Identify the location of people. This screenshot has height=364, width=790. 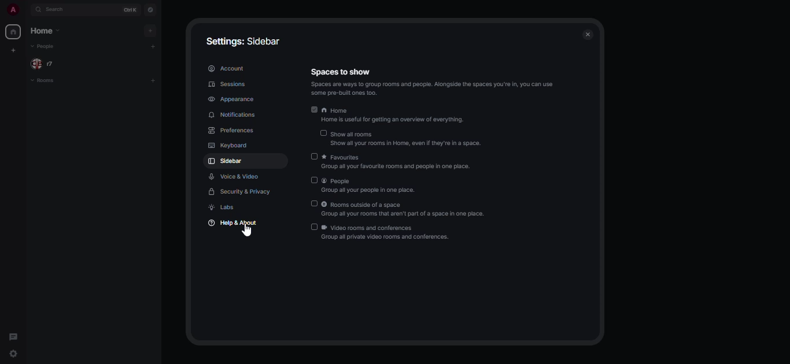
(43, 46).